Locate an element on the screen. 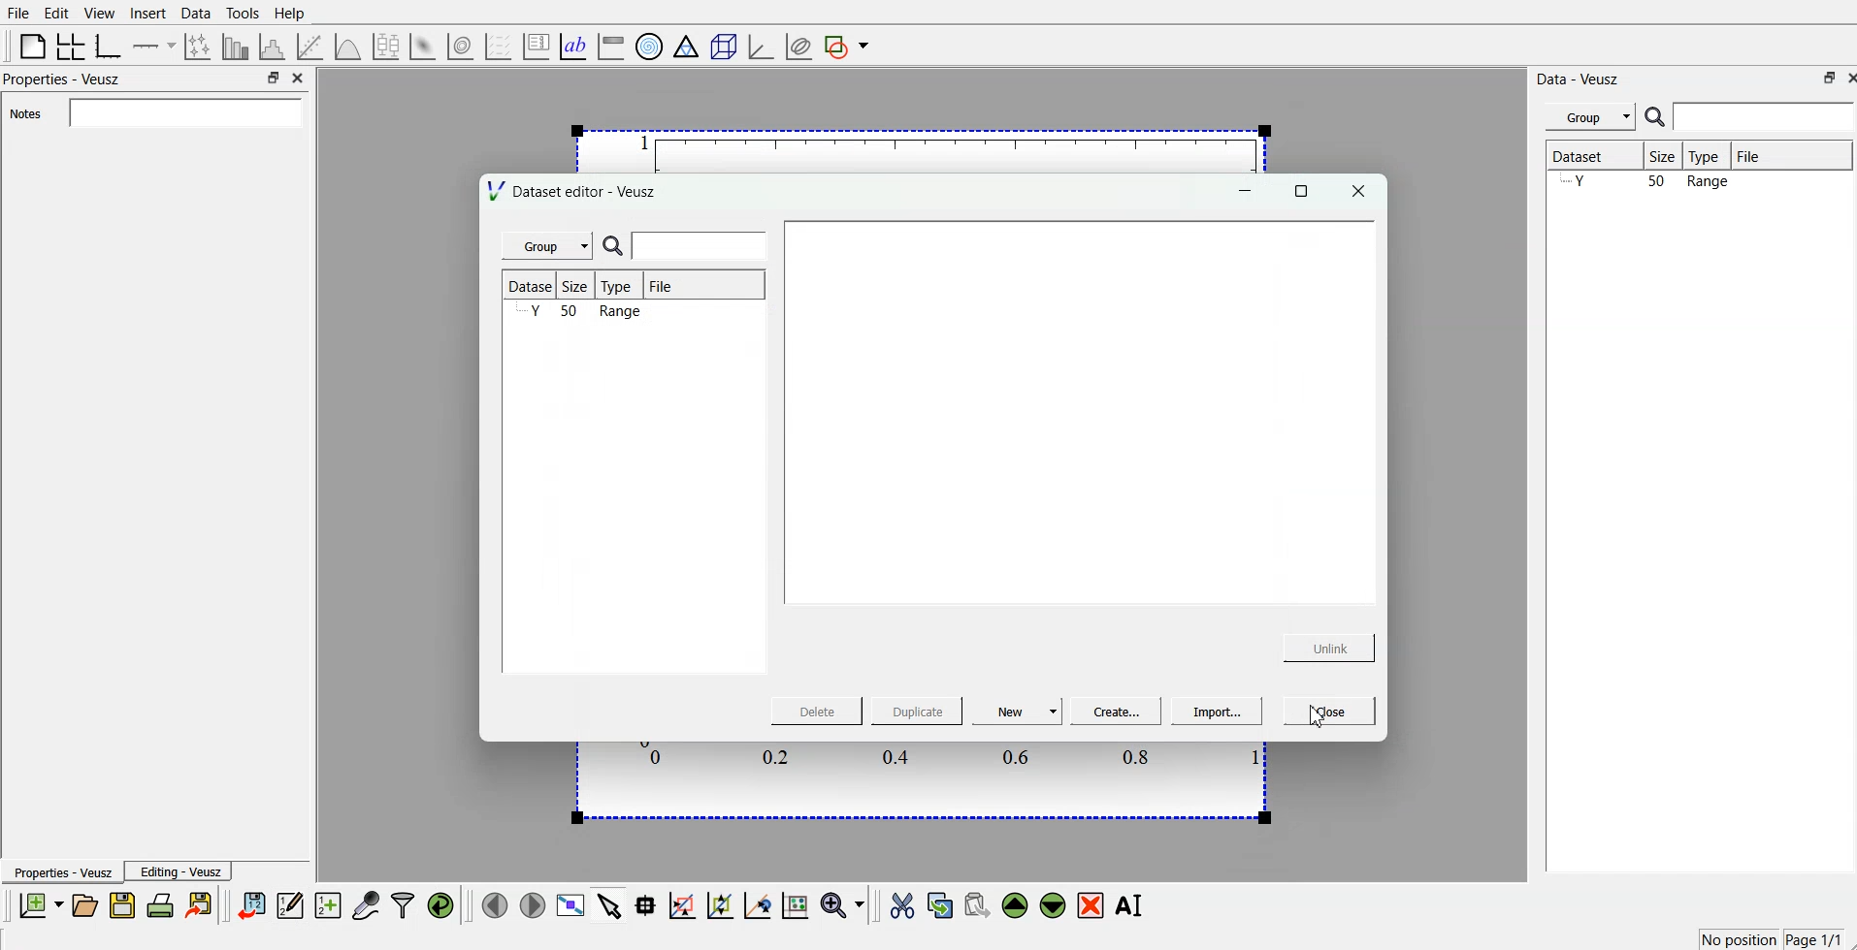  paste the selected widgets is located at coordinates (977, 906).